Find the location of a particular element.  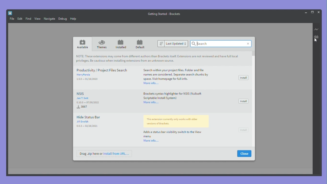

Search within your project files, folders and file folders is located at coordinates (176, 74).